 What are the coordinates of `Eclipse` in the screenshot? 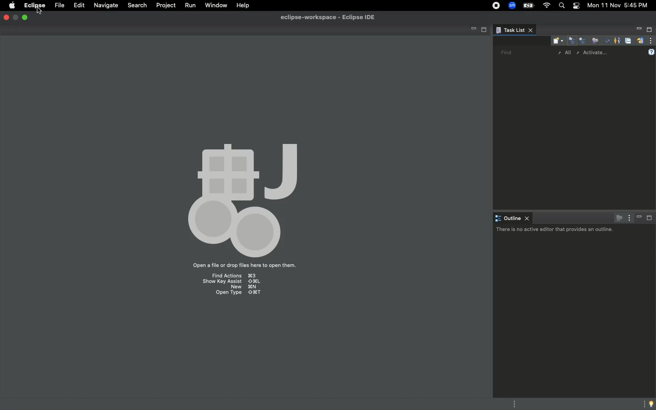 It's located at (34, 5).